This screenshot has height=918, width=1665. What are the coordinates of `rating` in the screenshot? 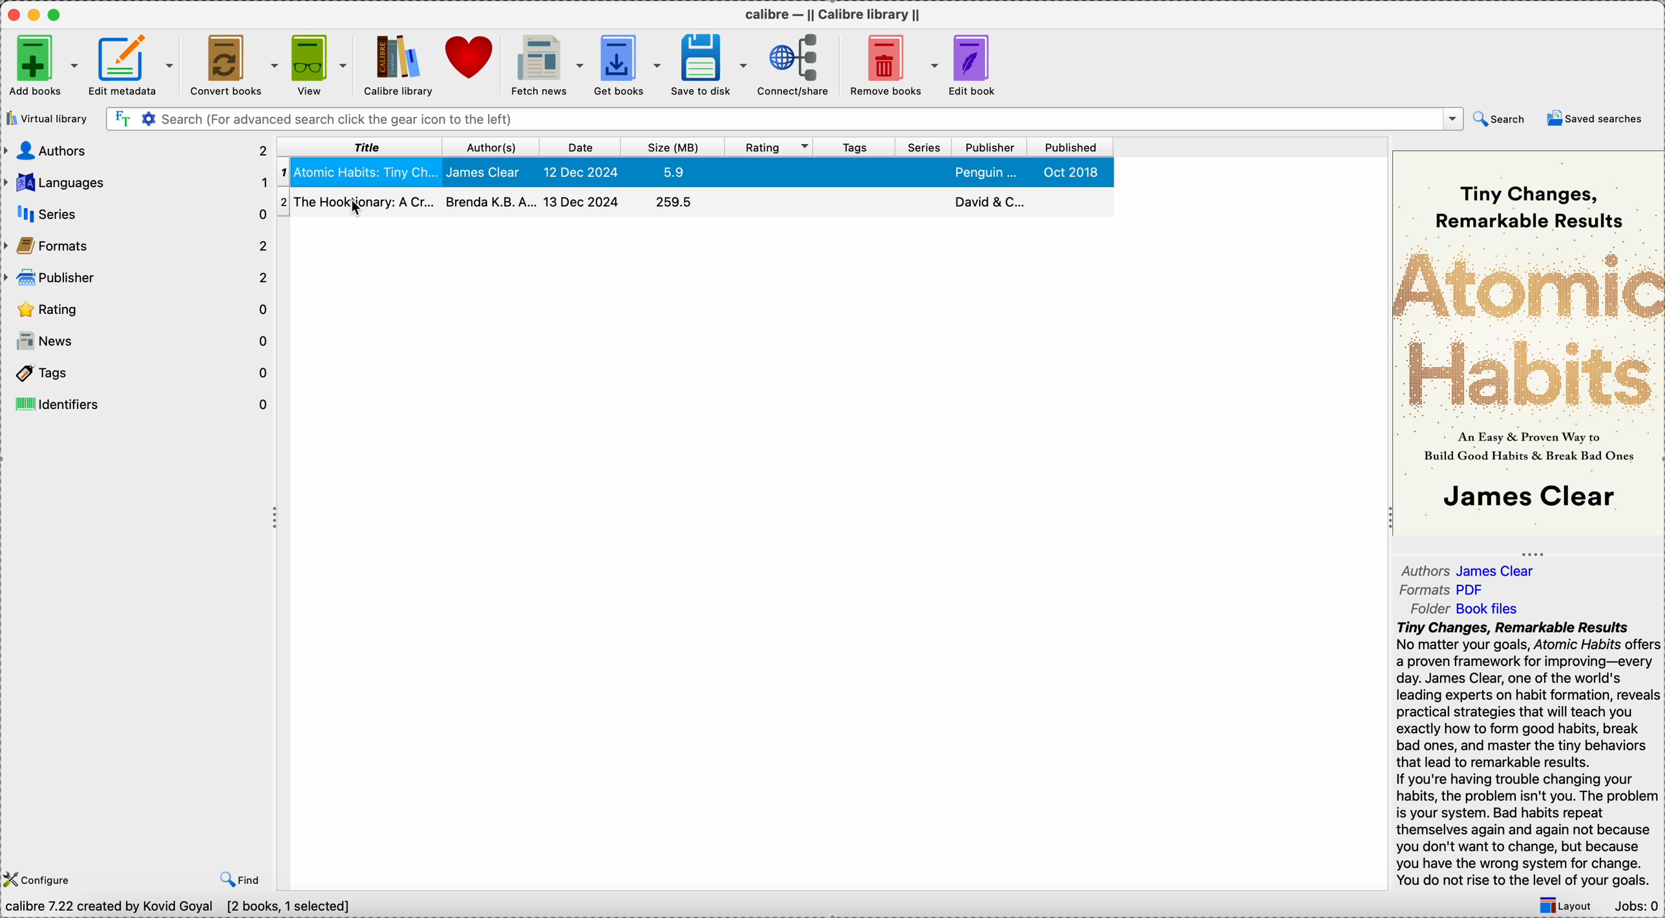 It's located at (140, 308).